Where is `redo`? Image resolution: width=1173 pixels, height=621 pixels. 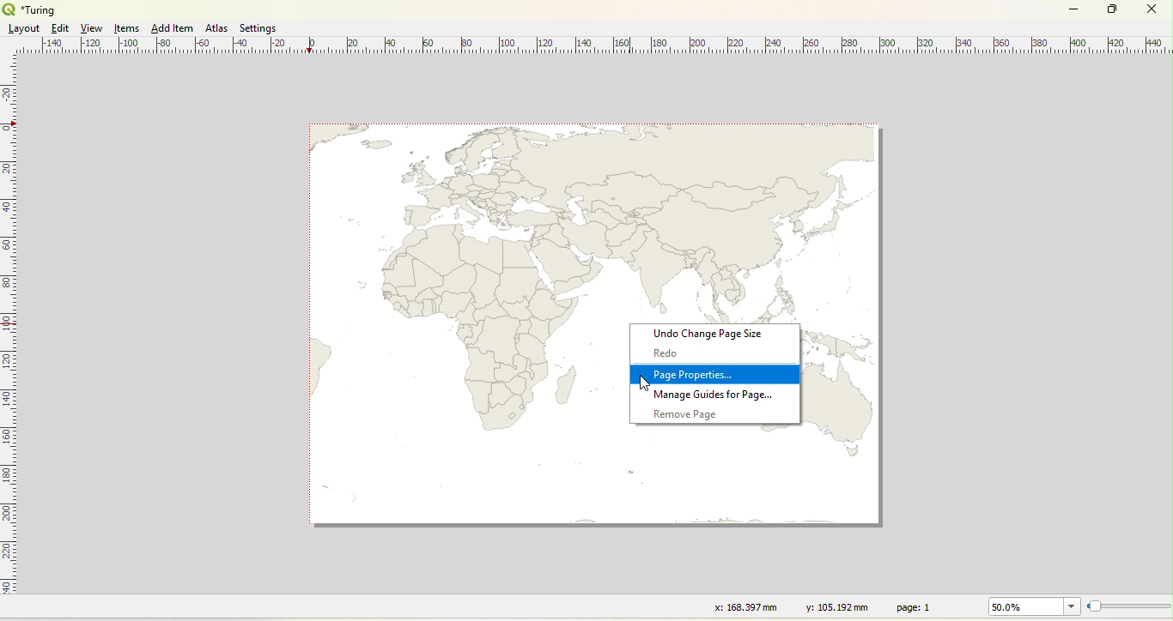 redo is located at coordinates (666, 353).